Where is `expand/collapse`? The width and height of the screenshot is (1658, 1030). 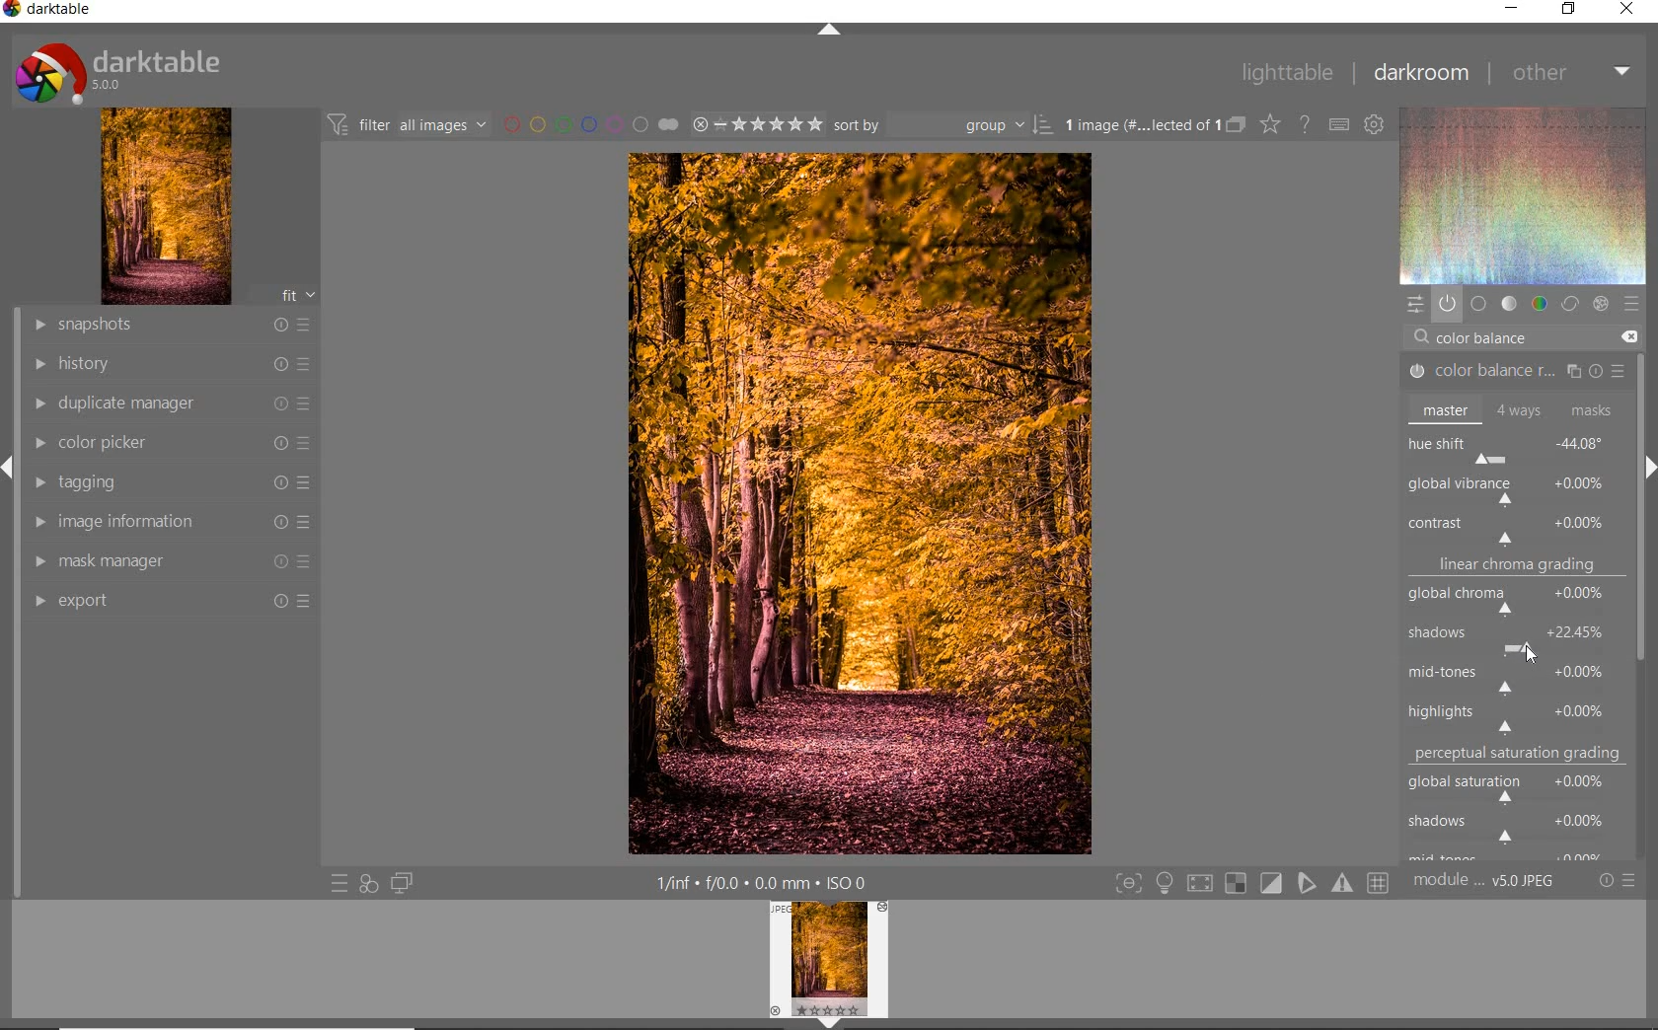
expand/collapse is located at coordinates (1648, 461).